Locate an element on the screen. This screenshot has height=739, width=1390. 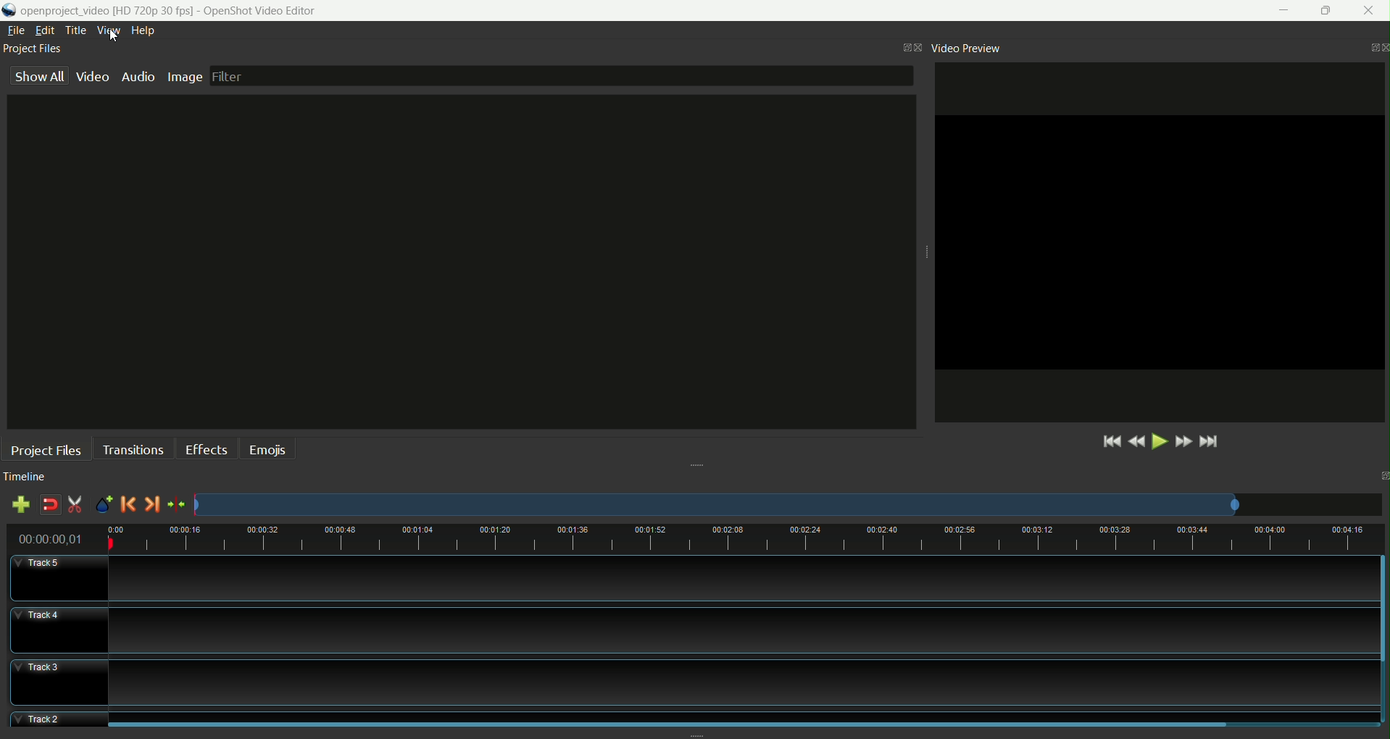
jump to start is located at coordinates (1107, 443).